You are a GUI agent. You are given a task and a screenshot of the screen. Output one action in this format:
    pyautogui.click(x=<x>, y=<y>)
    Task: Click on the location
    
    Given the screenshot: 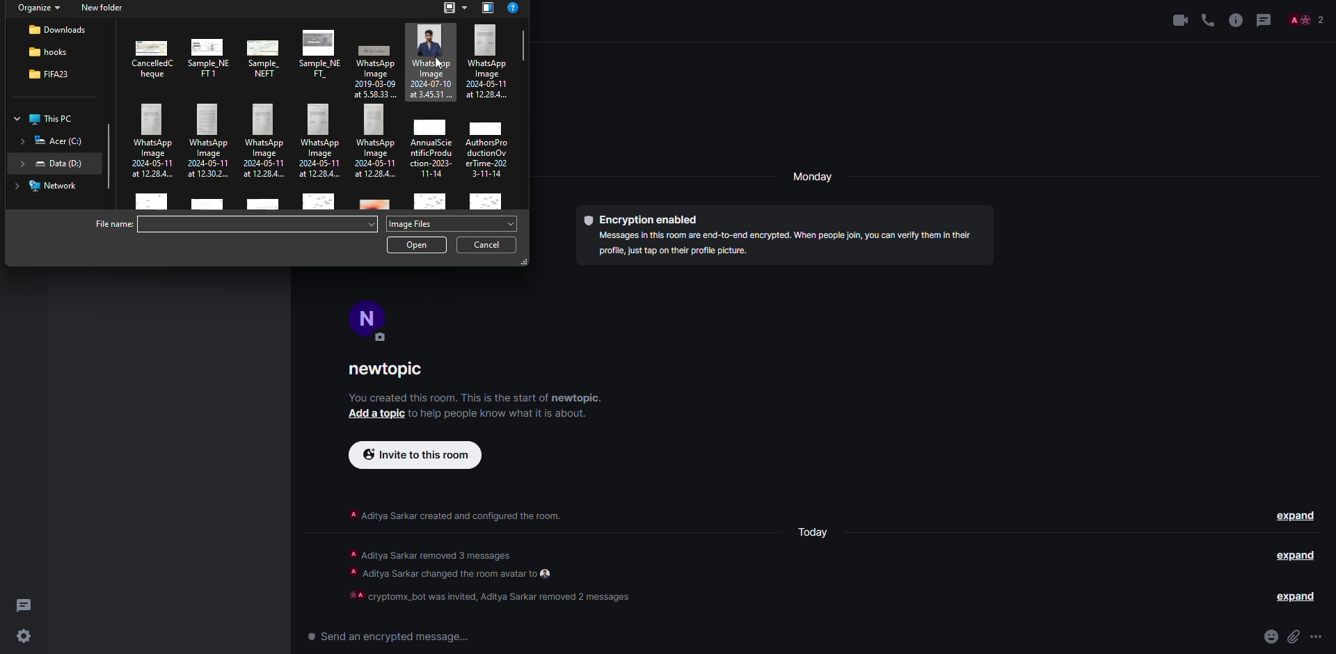 What is the action you would take?
    pyautogui.click(x=49, y=118)
    